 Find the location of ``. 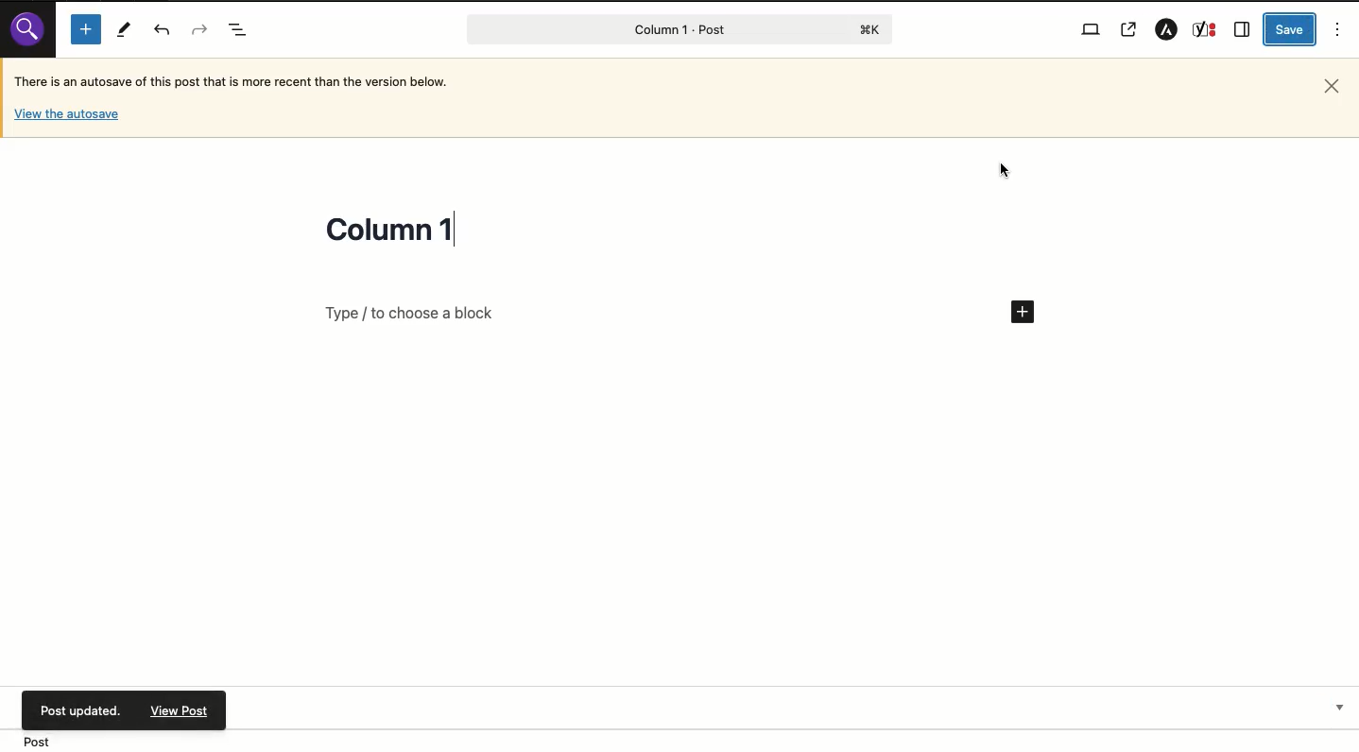

 is located at coordinates (29, 29).